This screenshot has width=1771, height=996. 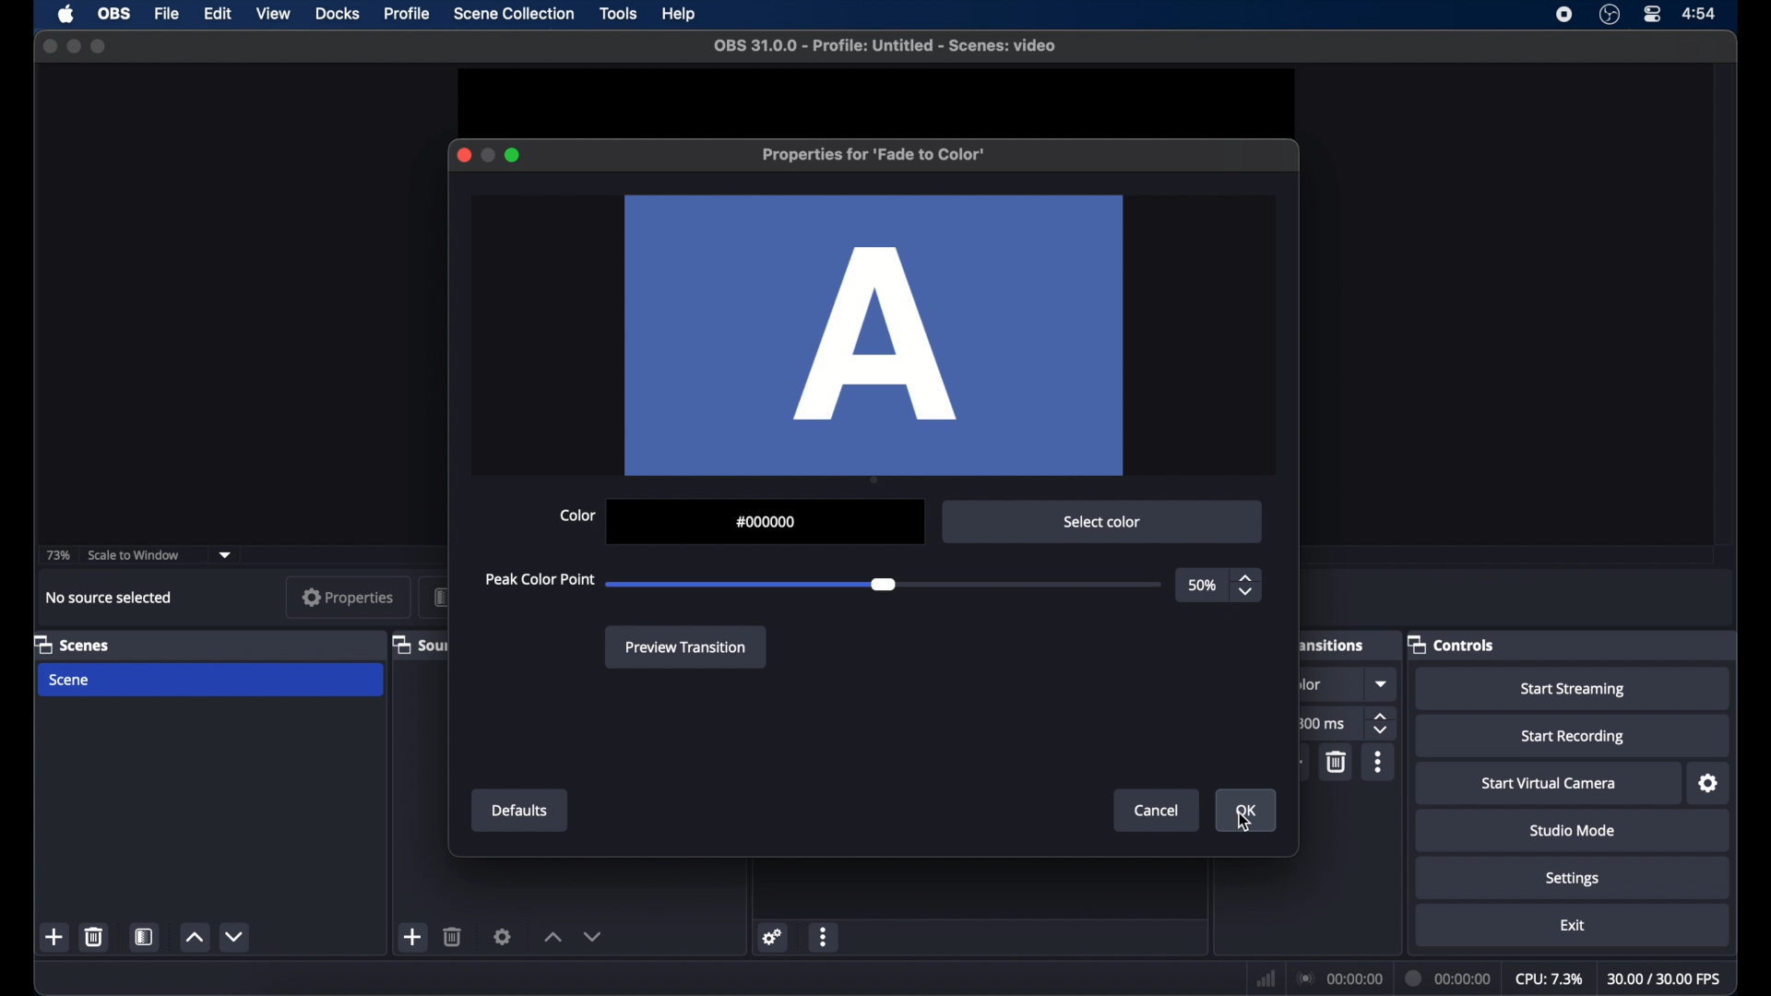 I want to click on A, so click(x=875, y=336).